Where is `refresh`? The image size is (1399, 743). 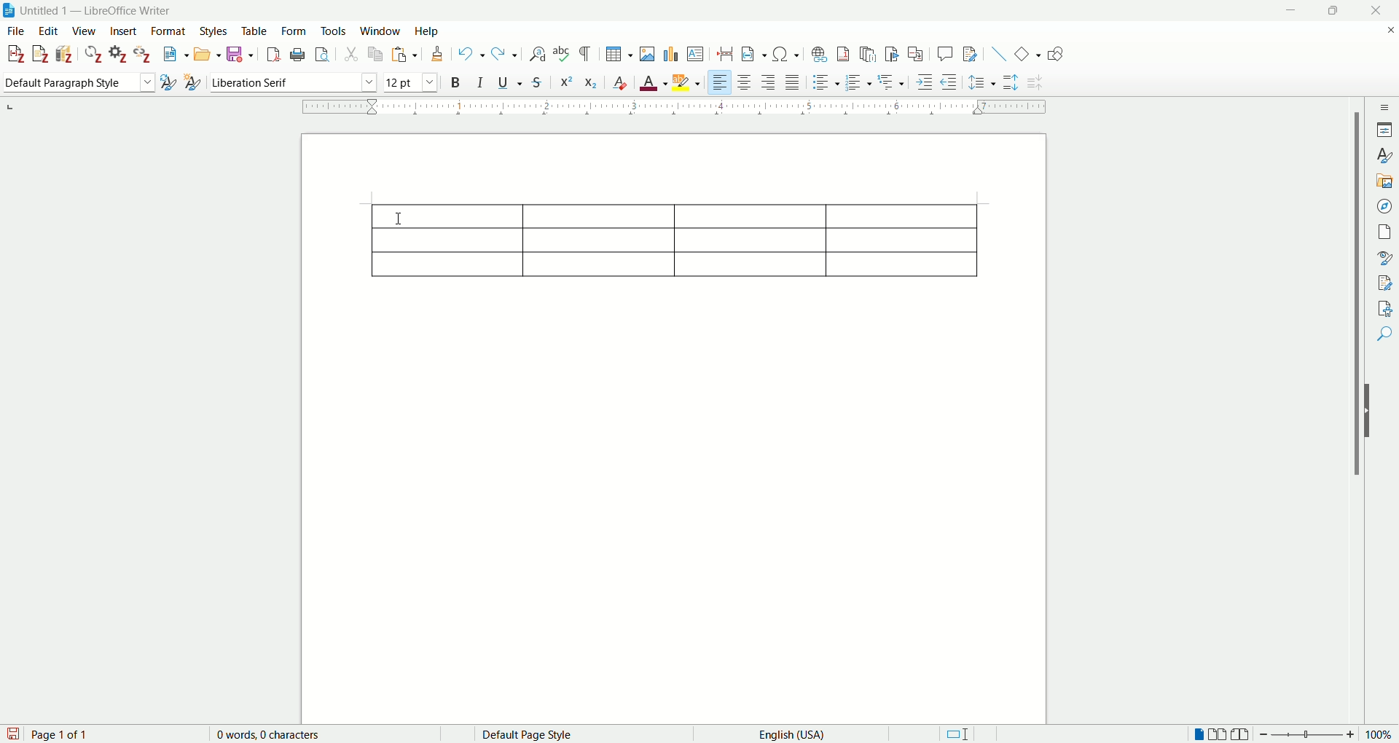
refresh is located at coordinates (93, 52).